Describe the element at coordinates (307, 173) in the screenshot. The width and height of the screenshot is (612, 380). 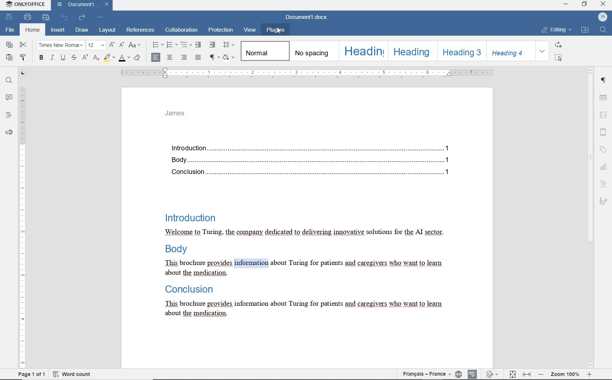
I see `Conclusion......1` at that location.